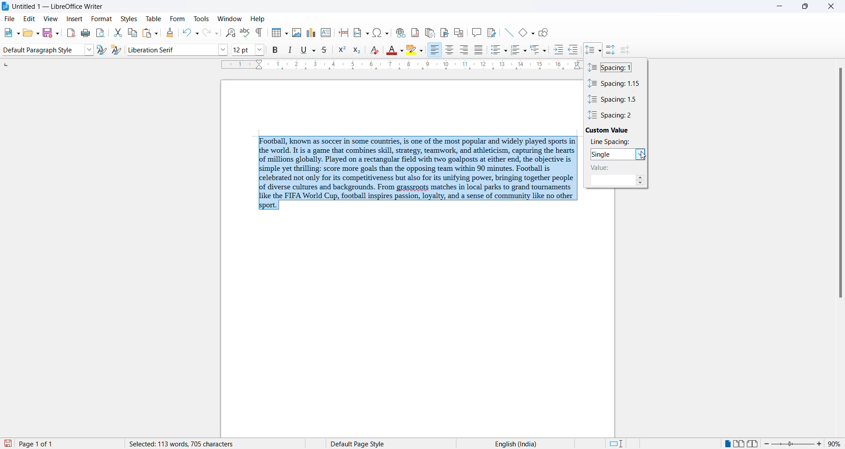  I want to click on page break, so click(344, 33).